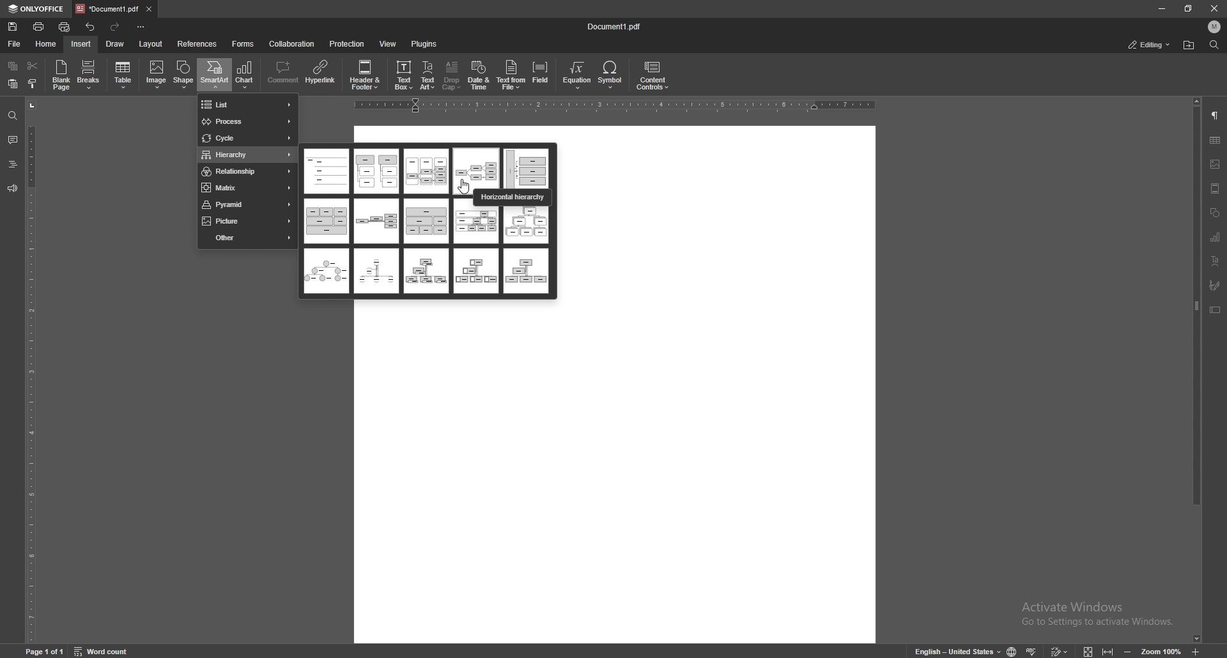 Image resolution: width=1227 pixels, height=658 pixels. I want to click on matrix, so click(246, 187).